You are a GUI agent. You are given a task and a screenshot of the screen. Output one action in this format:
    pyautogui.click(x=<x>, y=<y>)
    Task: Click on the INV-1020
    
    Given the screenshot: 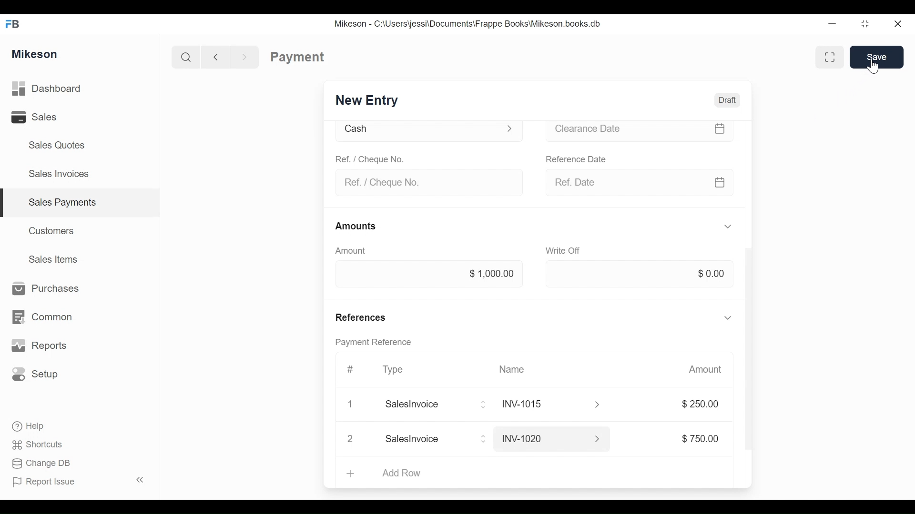 What is the action you would take?
    pyautogui.click(x=551, y=439)
    